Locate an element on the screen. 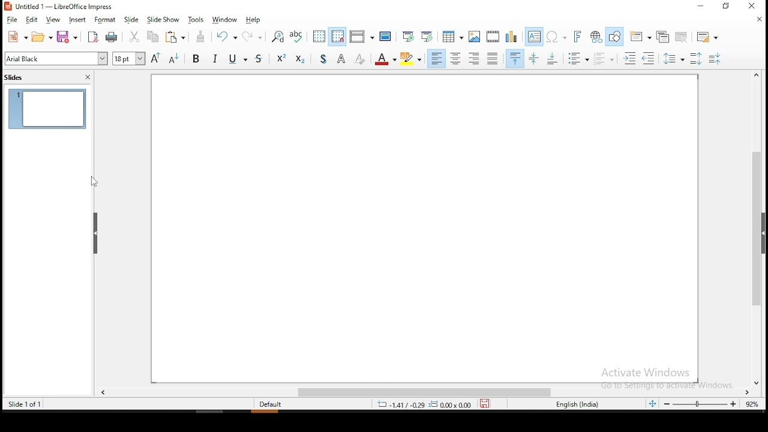  insert is located at coordinates (79, 19).